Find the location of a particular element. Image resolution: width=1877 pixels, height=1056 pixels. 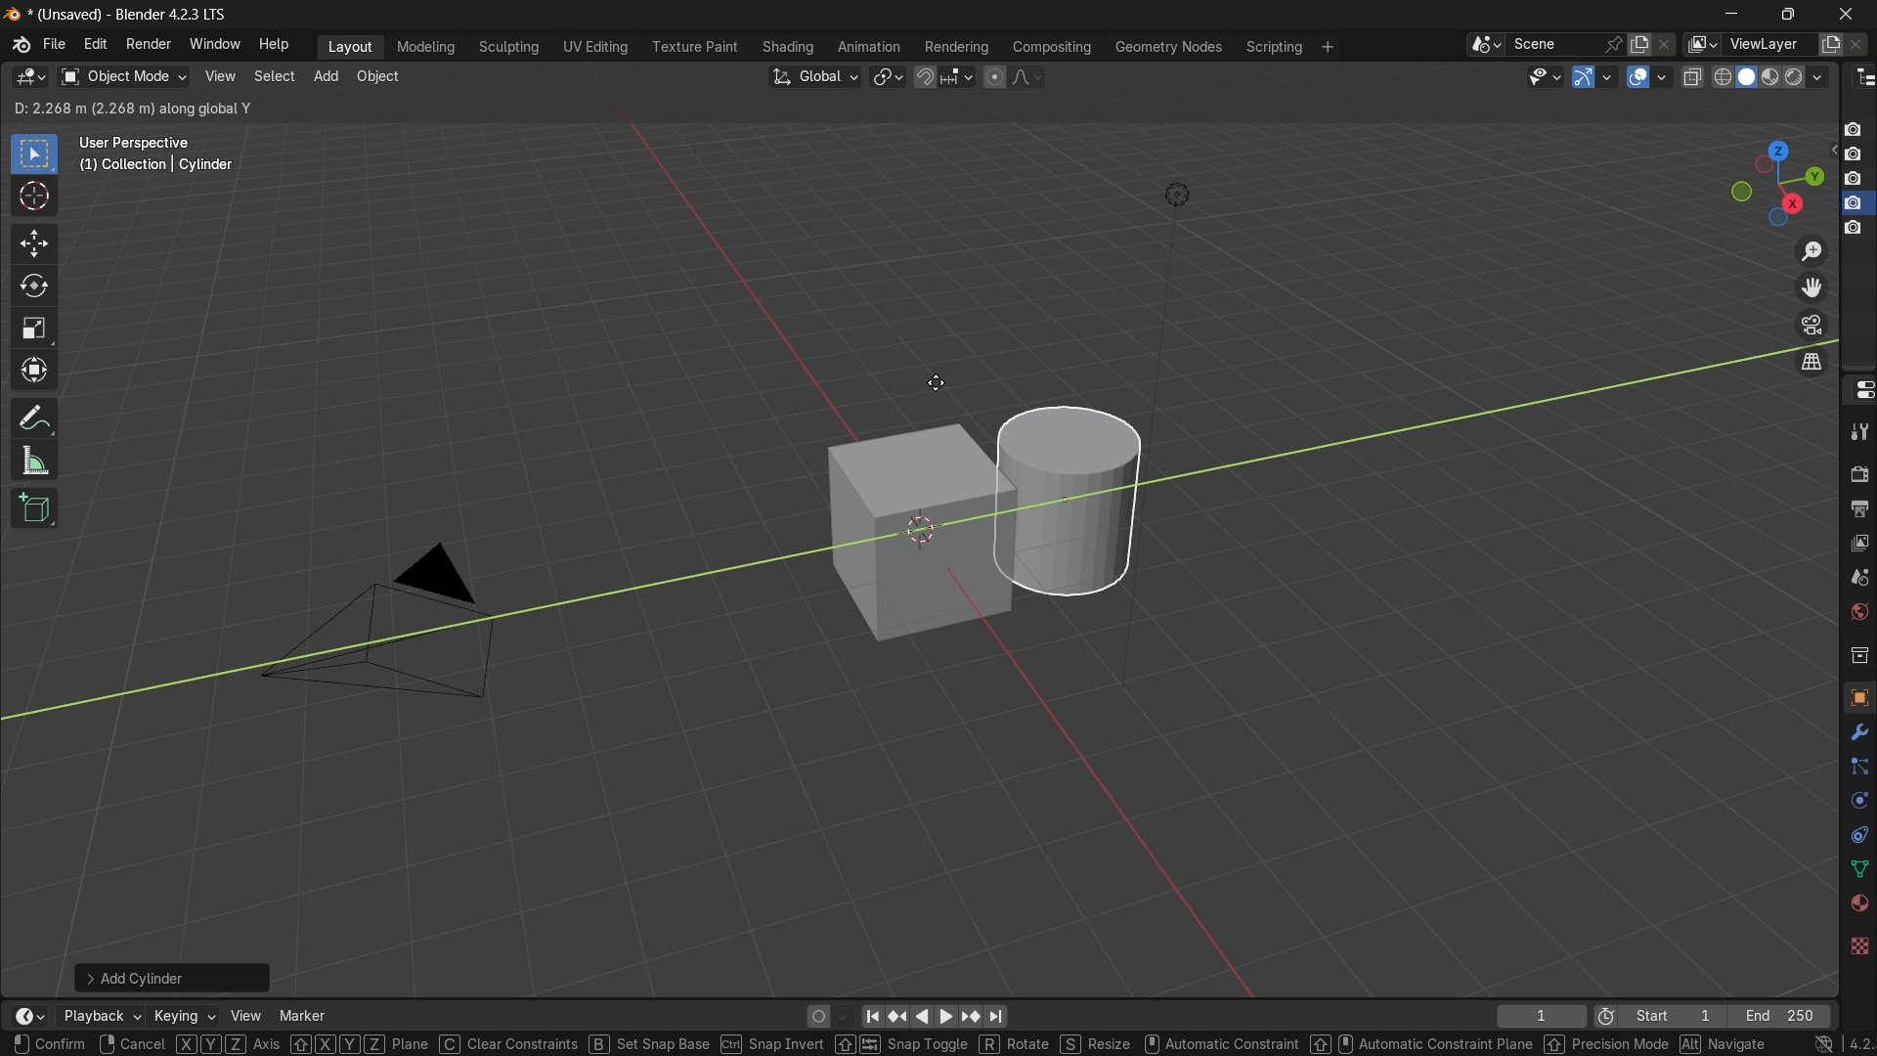

keying is located at coordinates (183, 1016).